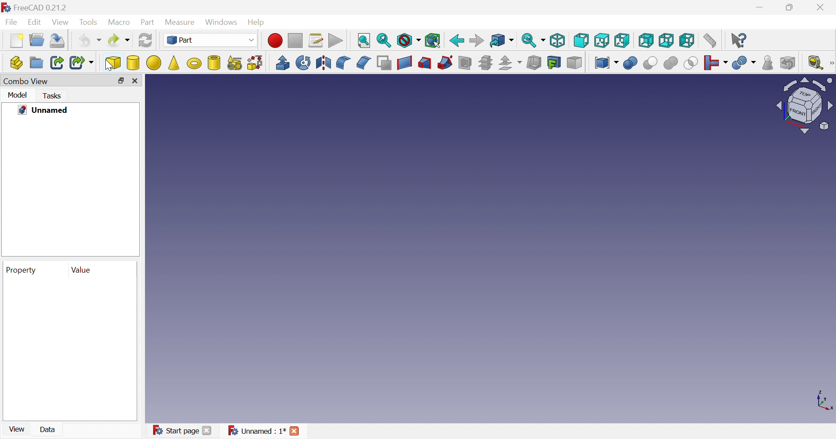  I want to click on Create tube, so click(213, 63).